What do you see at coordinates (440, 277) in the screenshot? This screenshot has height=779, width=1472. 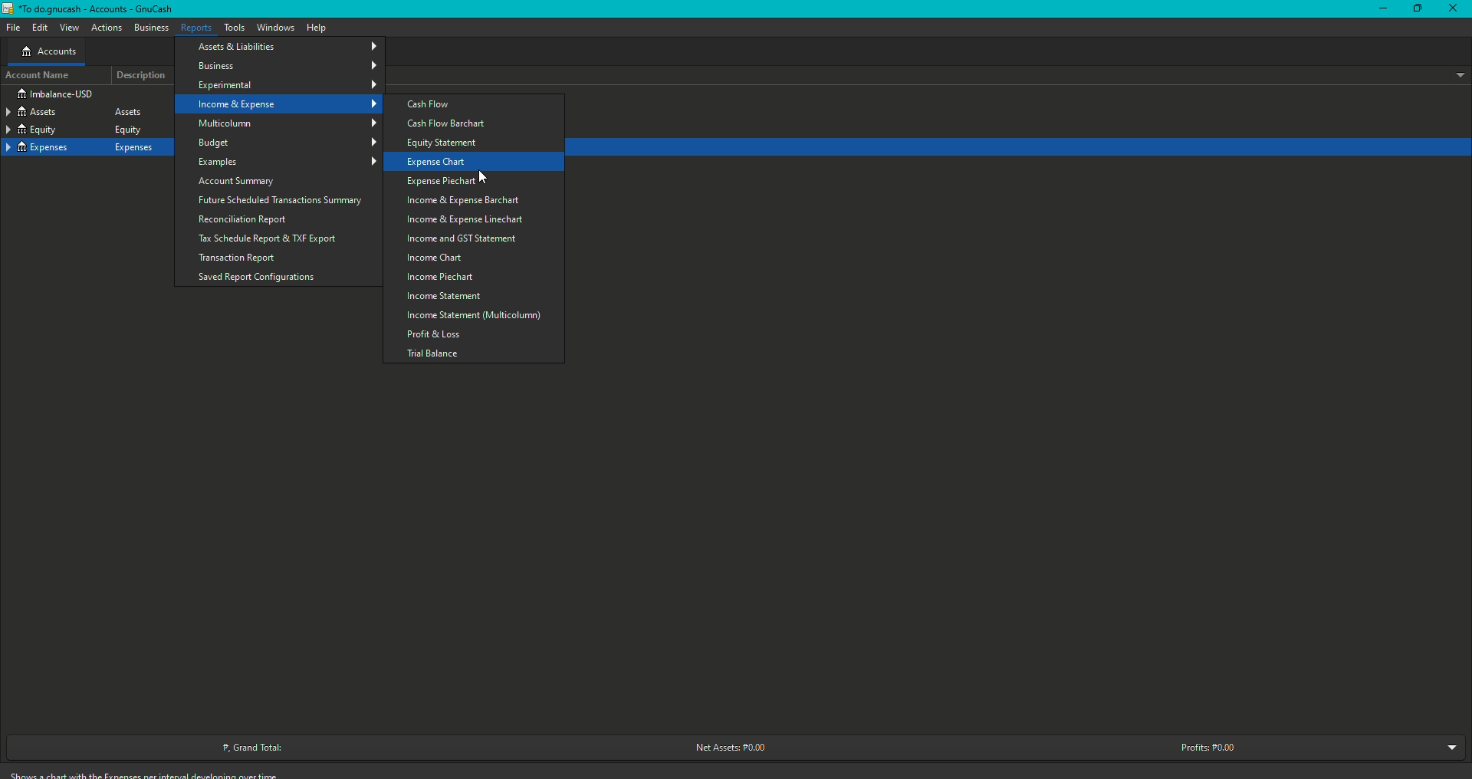 I see `Income Piechart` at bounding box center [440, 277].